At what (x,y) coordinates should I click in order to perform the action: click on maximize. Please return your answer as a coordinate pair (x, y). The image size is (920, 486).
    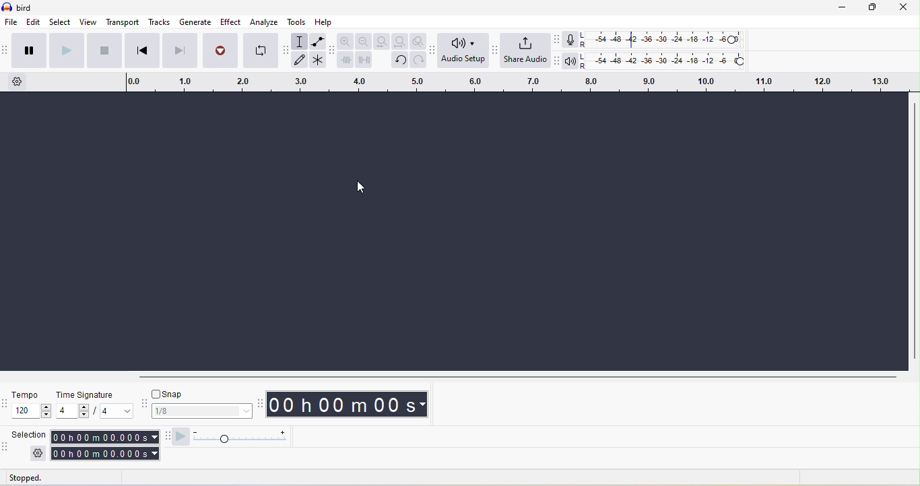
    Looking at the image, I should click on (873, 8).